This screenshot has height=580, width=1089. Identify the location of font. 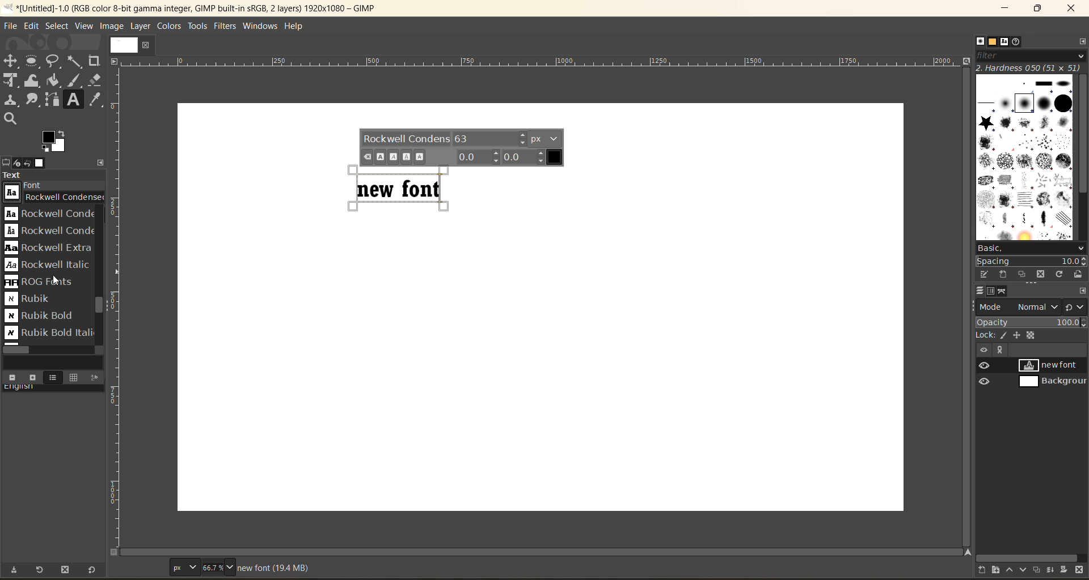
(54, 191).